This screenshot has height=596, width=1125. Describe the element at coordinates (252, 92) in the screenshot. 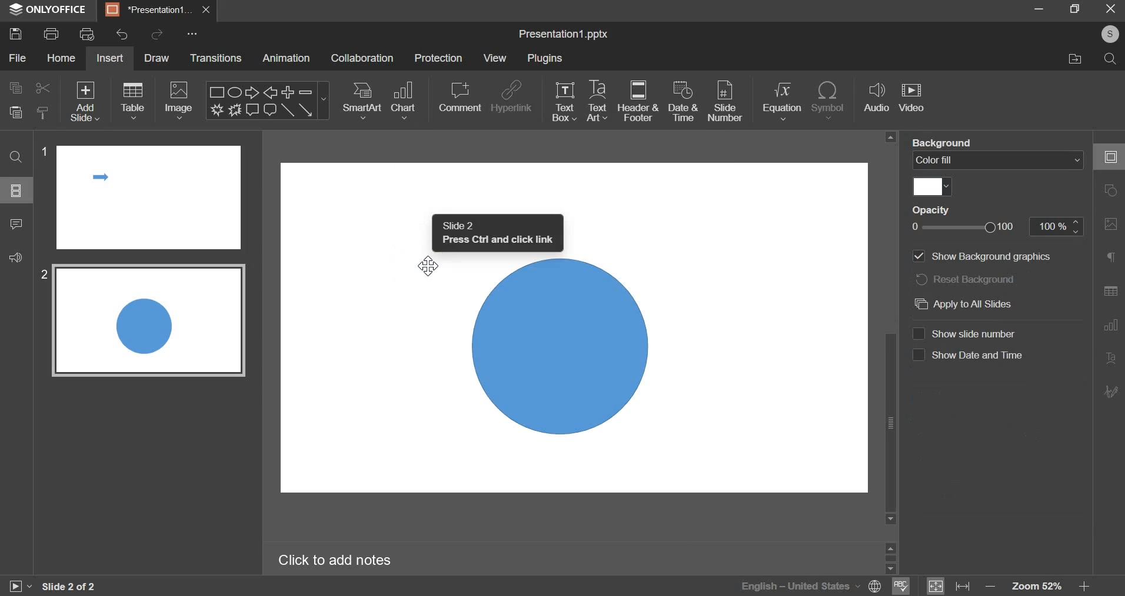

I see `Right arrow` at that location.